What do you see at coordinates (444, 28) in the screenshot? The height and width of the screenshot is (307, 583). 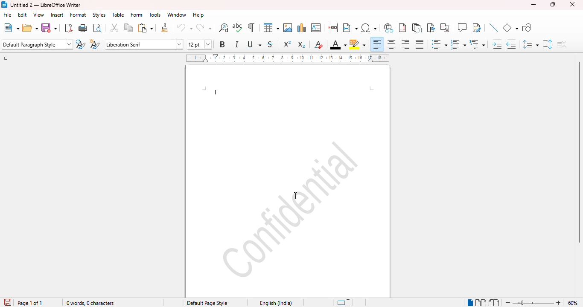 I see `insert cross-reference` at bounding box center [444, 28].